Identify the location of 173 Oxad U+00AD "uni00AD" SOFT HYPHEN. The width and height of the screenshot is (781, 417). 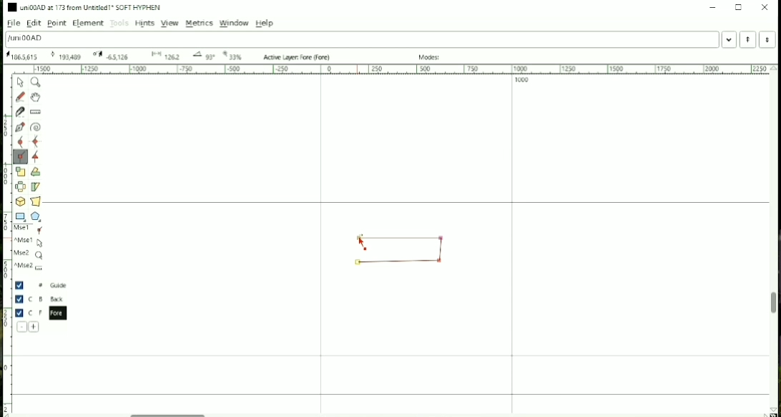
(164, 56).